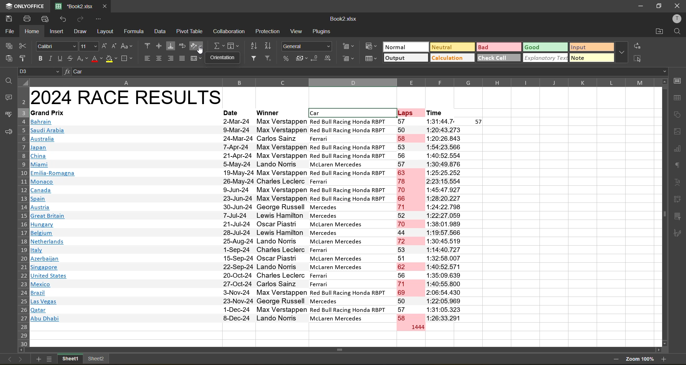  Describe the element at coordinates (182, 59) in the screenshot. I see `justified` at that location.